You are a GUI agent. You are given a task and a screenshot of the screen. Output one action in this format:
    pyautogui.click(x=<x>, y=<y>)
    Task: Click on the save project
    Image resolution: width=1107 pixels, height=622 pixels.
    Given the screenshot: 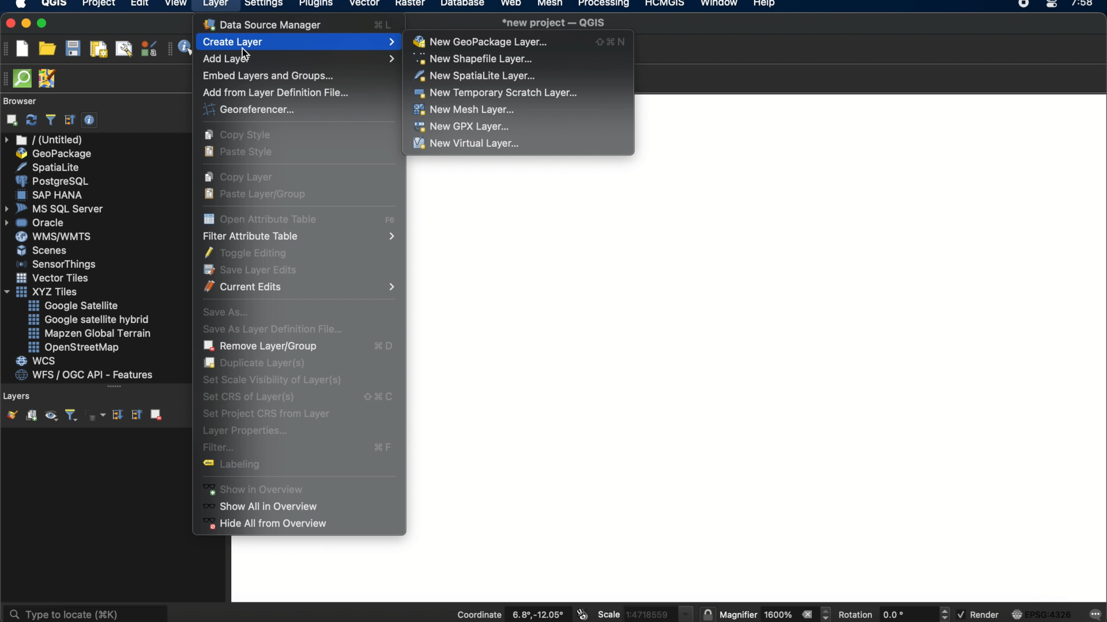 What is the action you would take?
    pyautogui.click(x=72, y=49)
    